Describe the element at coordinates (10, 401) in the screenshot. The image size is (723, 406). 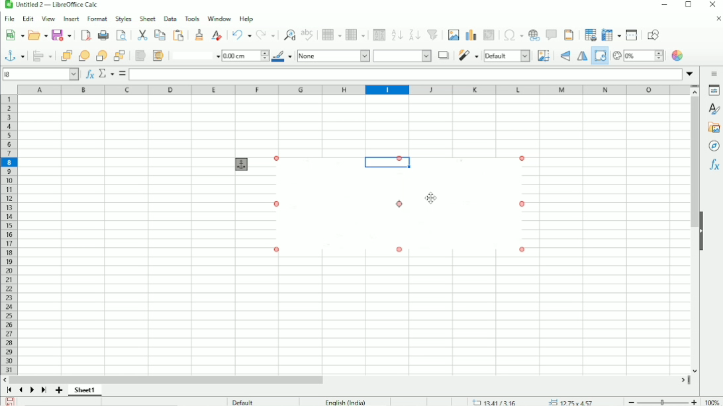
I see `Save` at that location.